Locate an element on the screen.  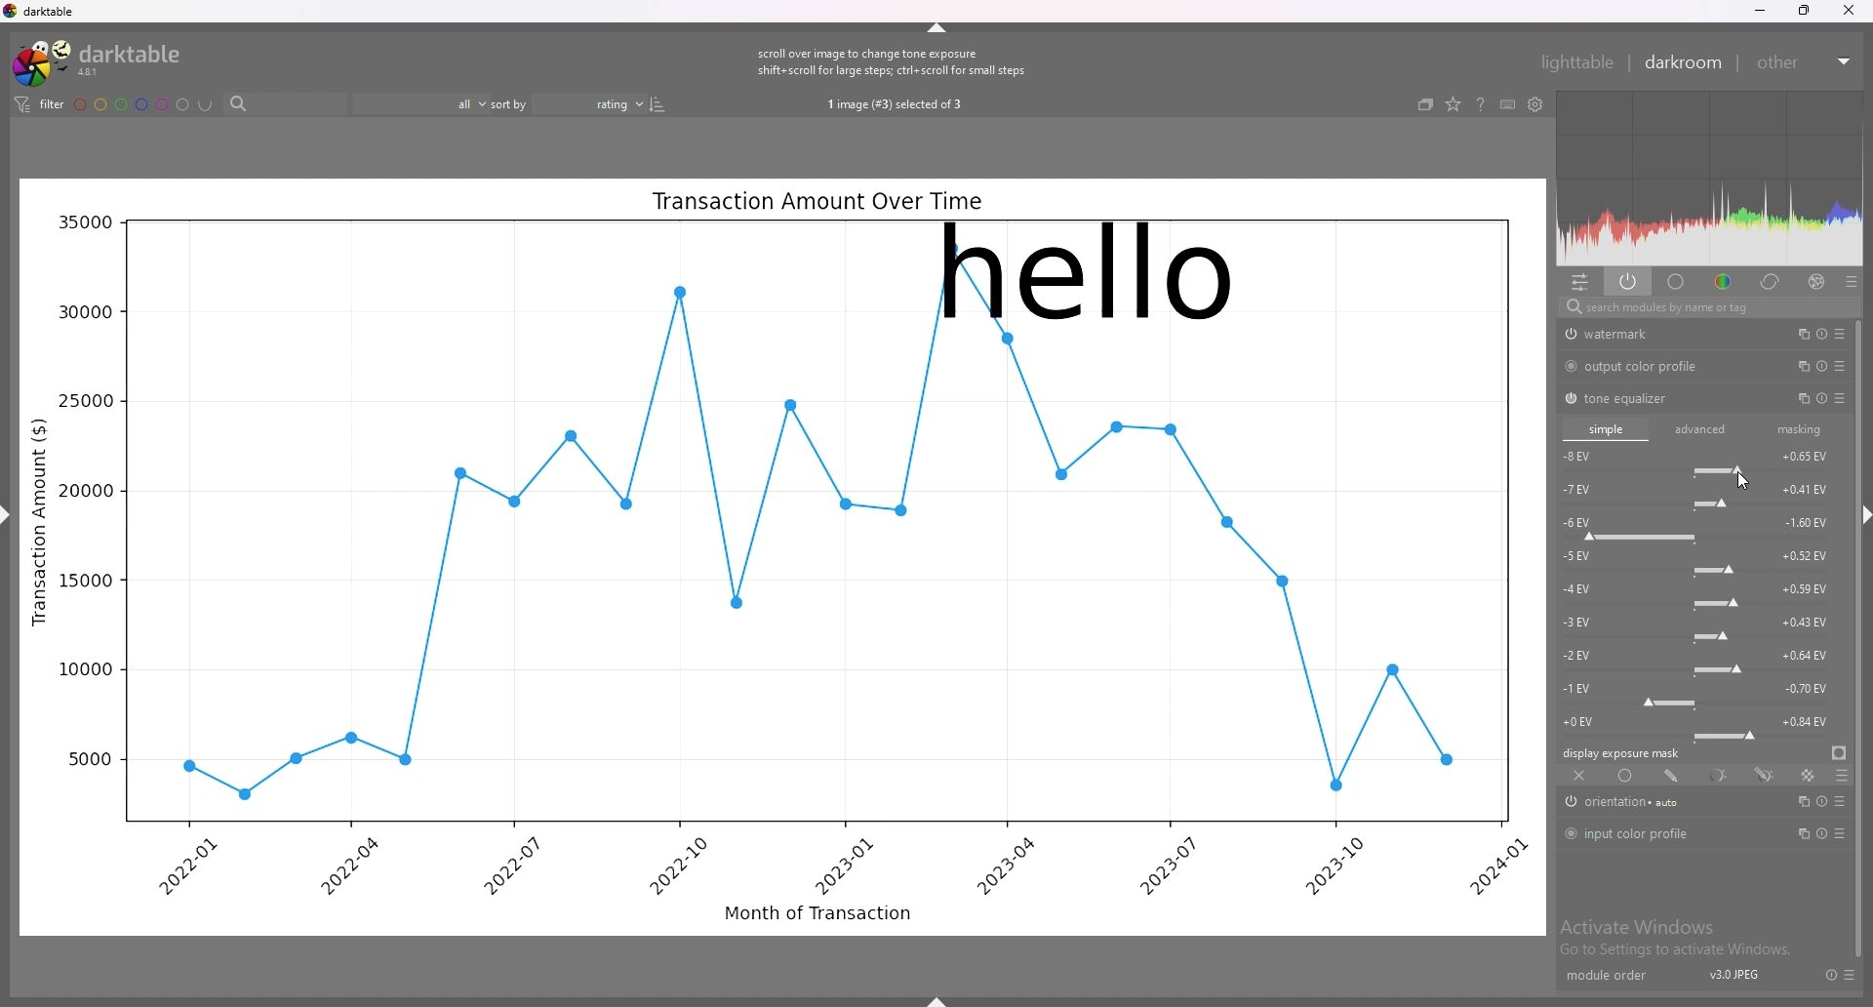
change type of overlays is located at coordinates (1455, 103).